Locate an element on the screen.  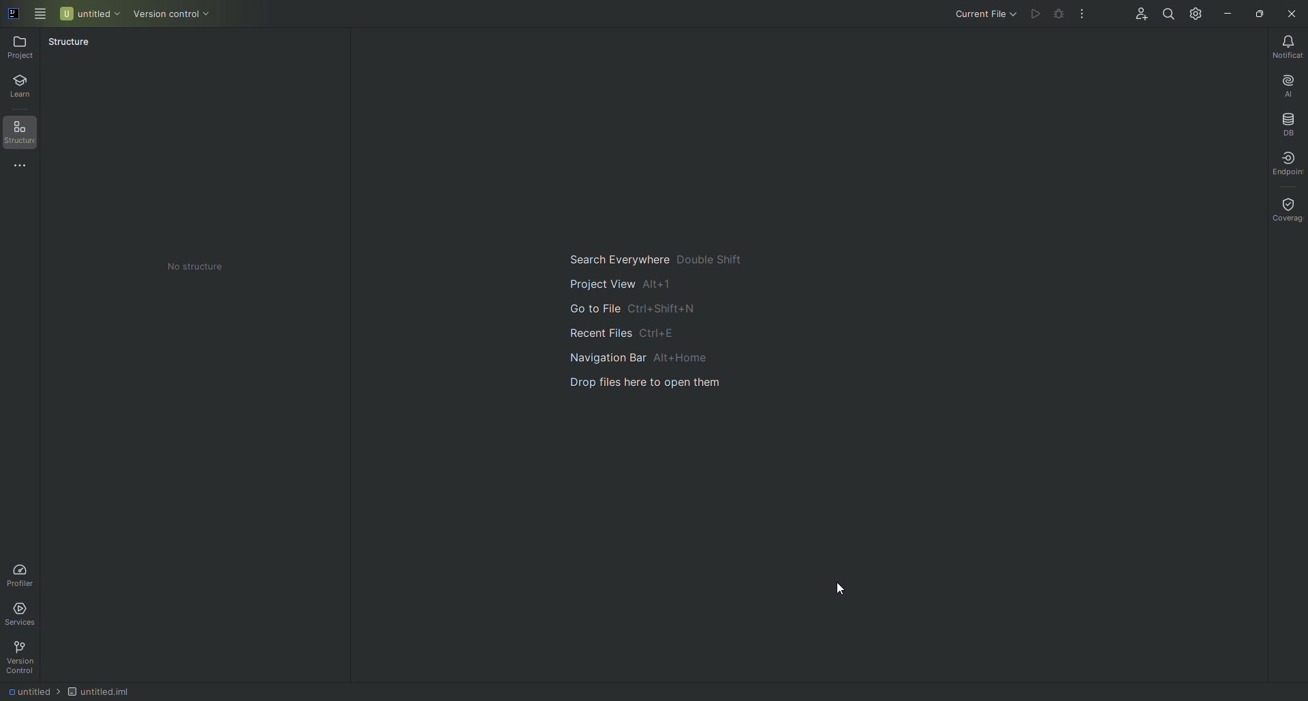
Application logo is located at coordinates (16, 16).